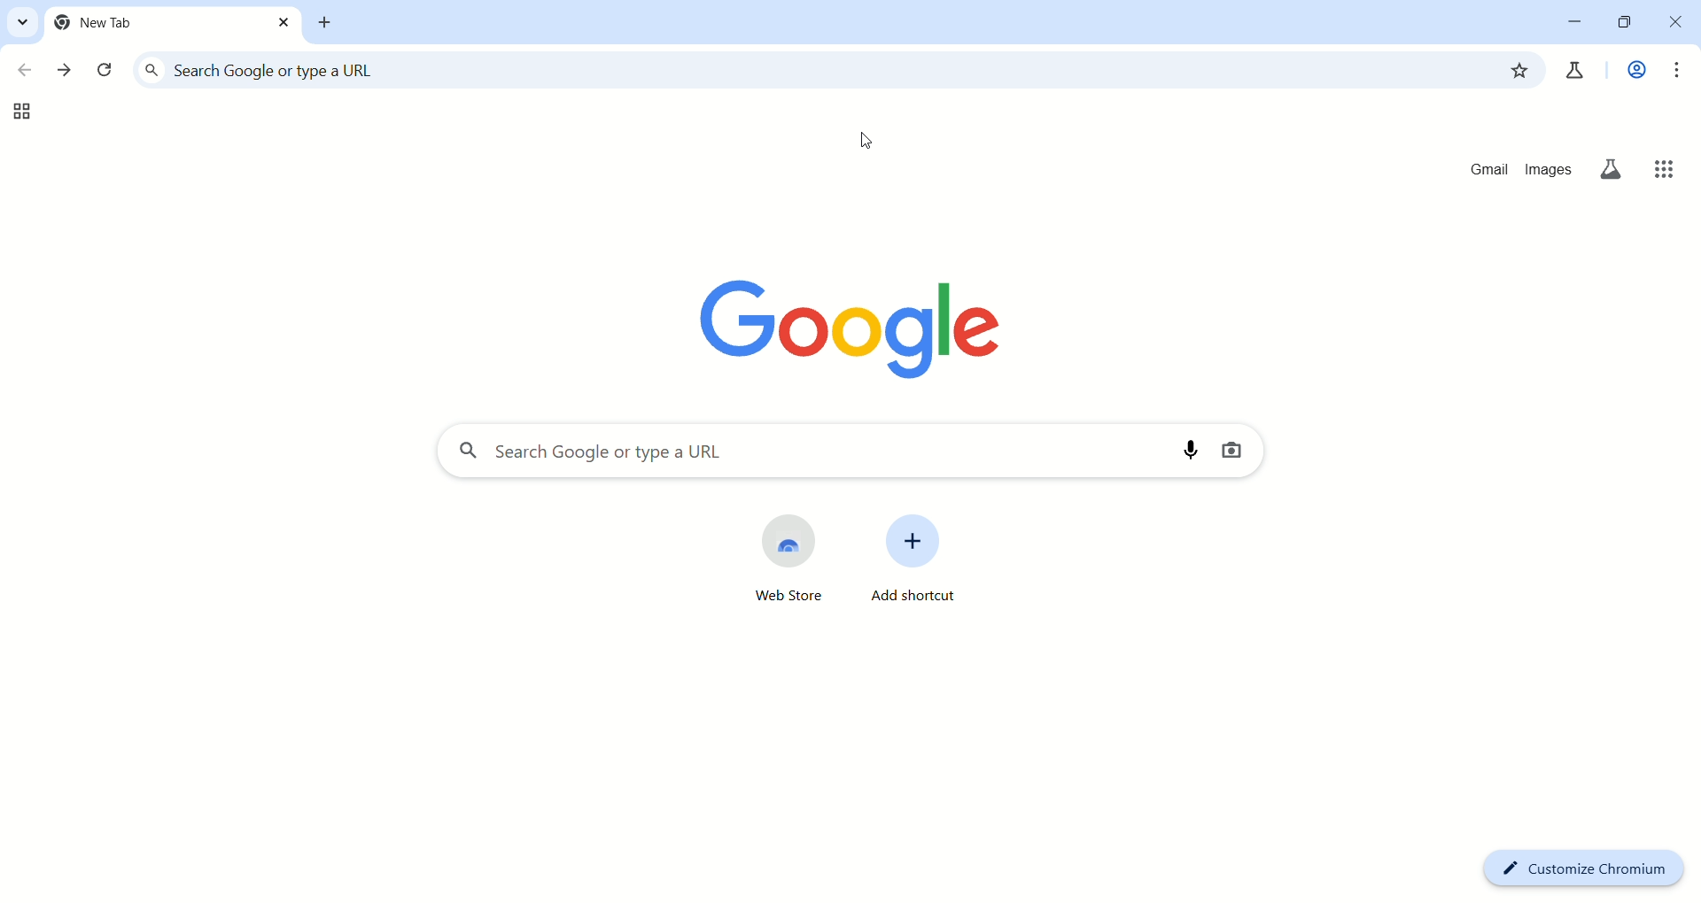 The image size is (1701, 903). Describe the element at coordinates (174, 23) in the screenshot. I see `current tab` at that location.